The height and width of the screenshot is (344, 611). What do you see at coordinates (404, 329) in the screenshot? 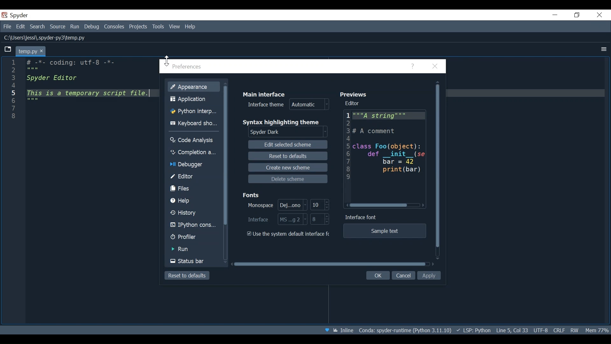
I see `File Directory` at bounding box center [404, 329].